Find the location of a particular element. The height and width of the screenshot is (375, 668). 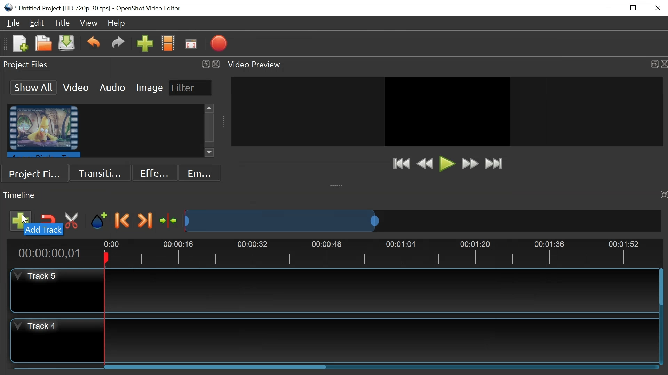

Jump to End is located at coordinates (496, 165).